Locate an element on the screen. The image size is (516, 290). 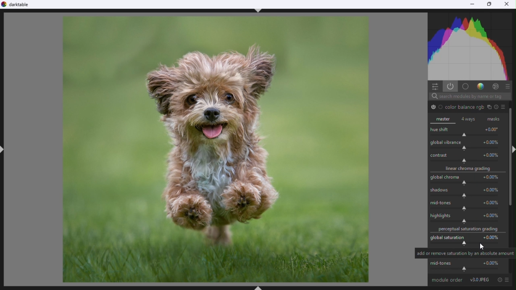
Text text is located at coordinates (463, 254).